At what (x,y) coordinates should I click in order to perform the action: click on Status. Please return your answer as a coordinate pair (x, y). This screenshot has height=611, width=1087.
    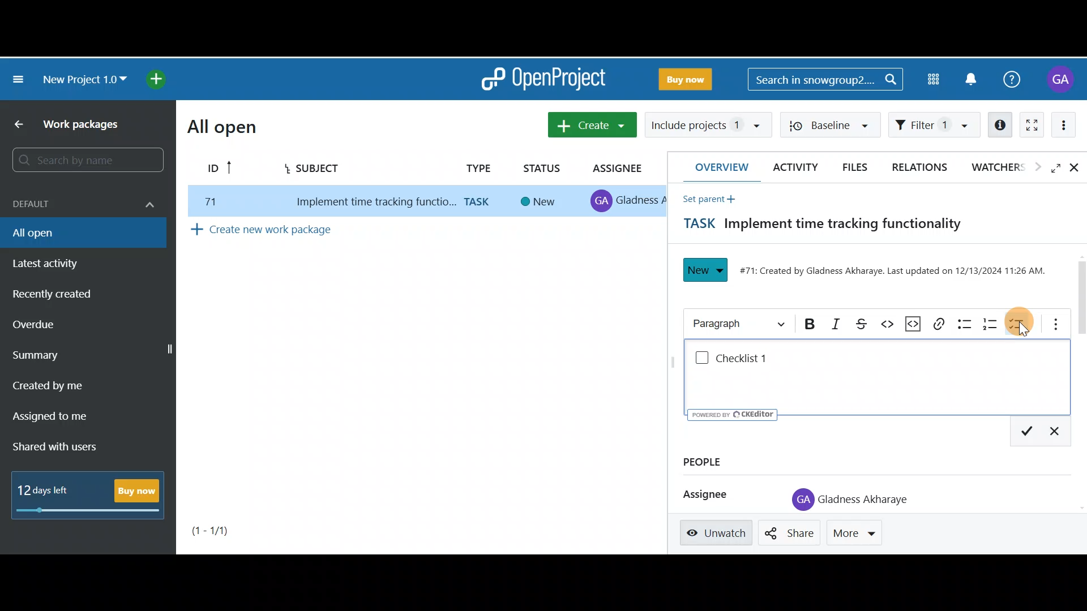
    Looking at the image, I should click on (543, 166).